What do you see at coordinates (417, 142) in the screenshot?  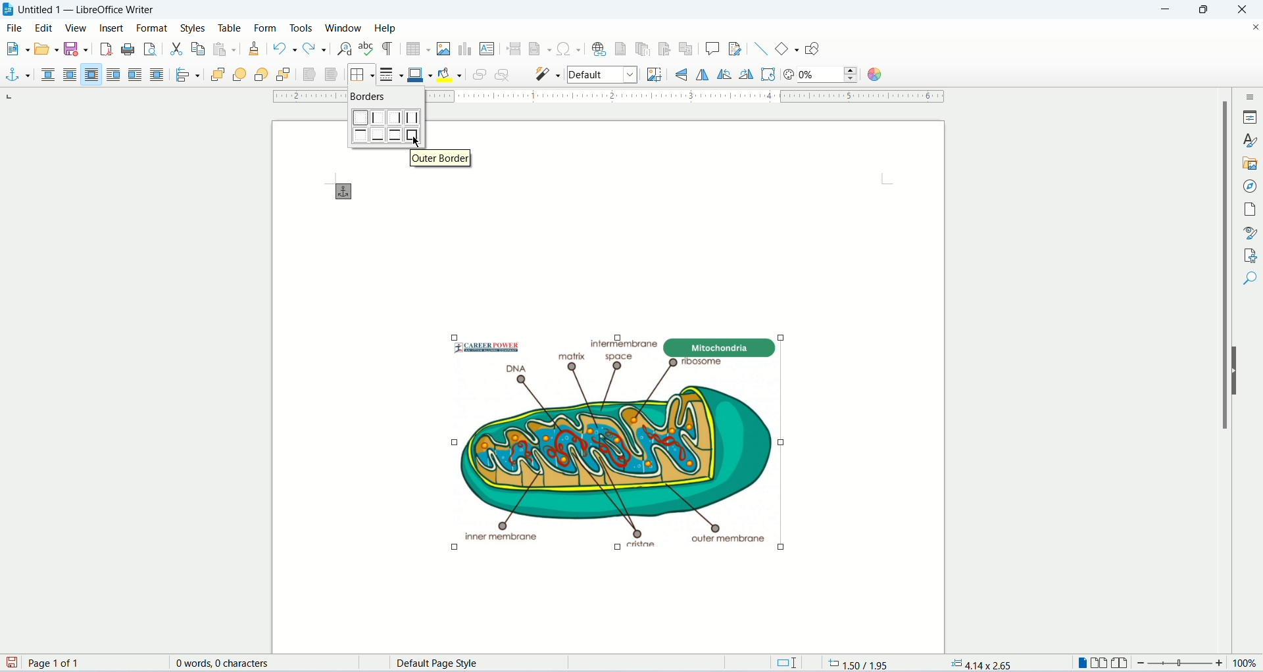 I see `Cursor` at bounding box center [417, 142].